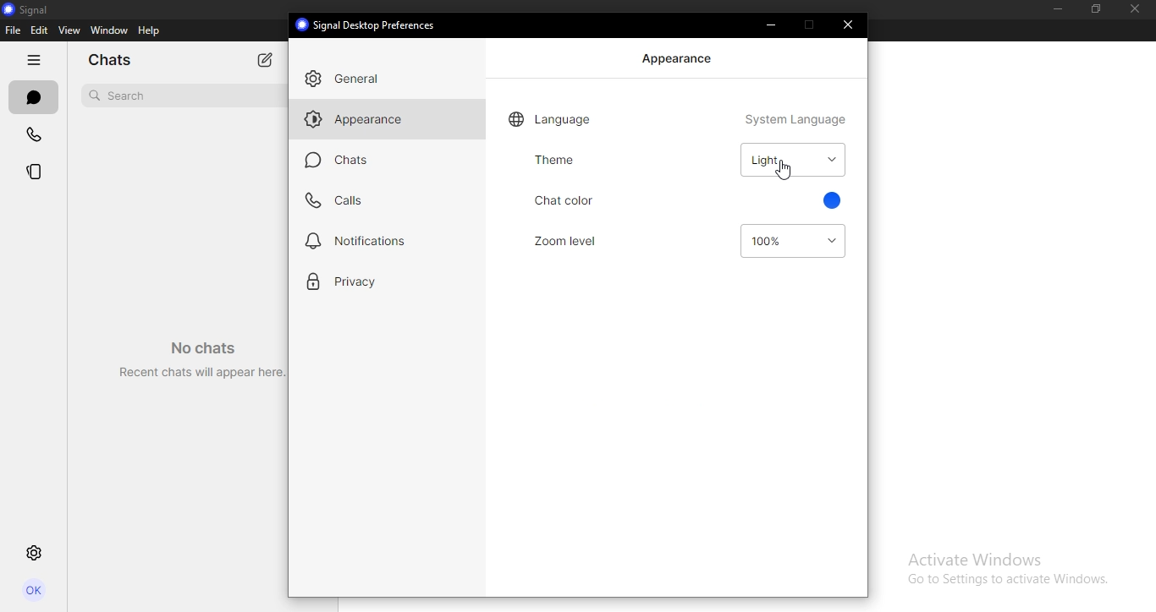 The width and height of the screenshot is (1156, 612). Describe the element at coordinates (792, 241) in the screenshot. I see `100%` at that location.